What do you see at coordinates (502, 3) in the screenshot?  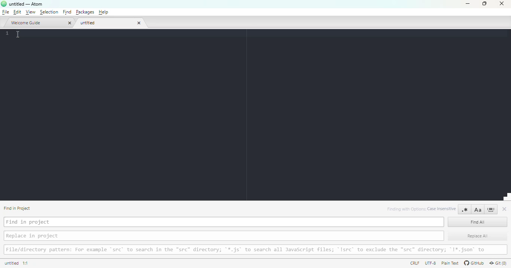 I see `close` at bounding box center [502, 3].